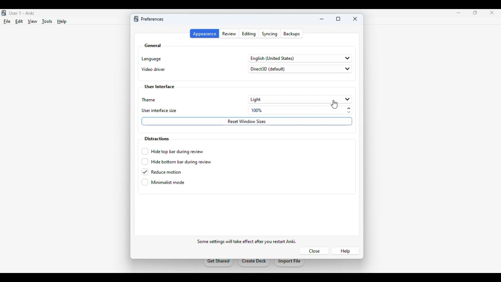 Image resolution: width=501 pixels, height=282 pixels. What do you see at coordinates (160, 111) in the screenshot?
I see `user interface size` at bounding box center [160, 111].